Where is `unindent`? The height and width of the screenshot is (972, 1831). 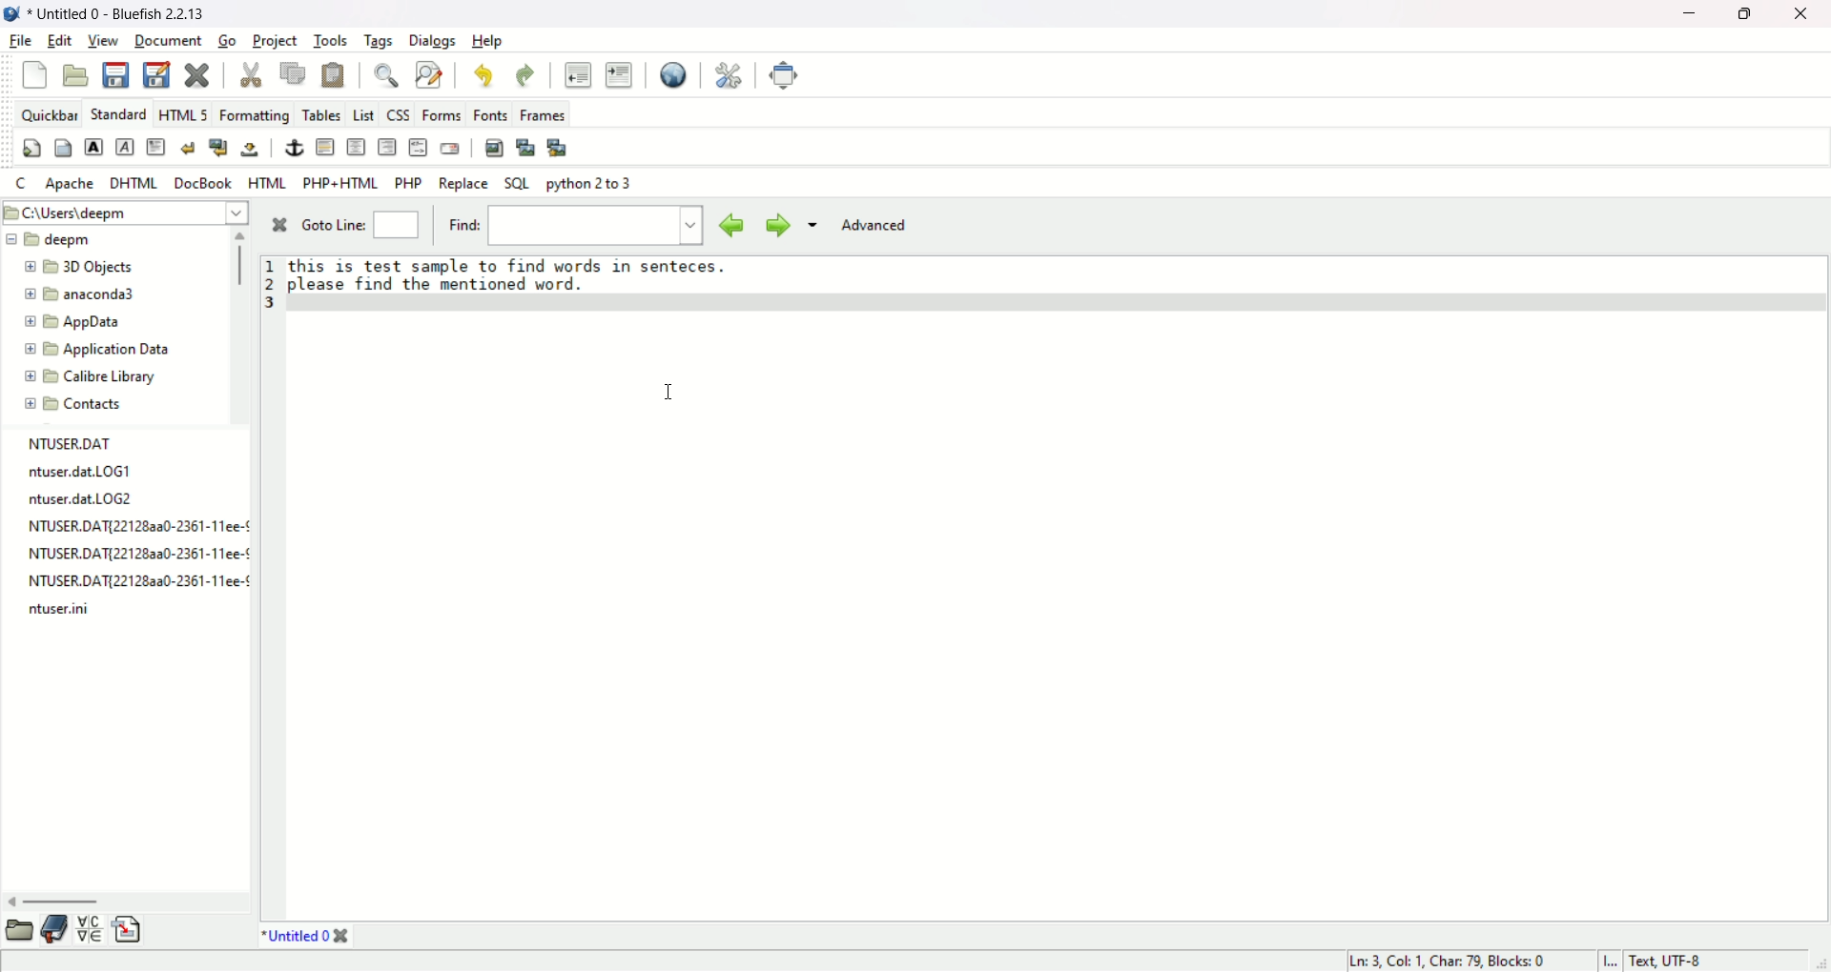 unindent is located at coordinates (577, 73).